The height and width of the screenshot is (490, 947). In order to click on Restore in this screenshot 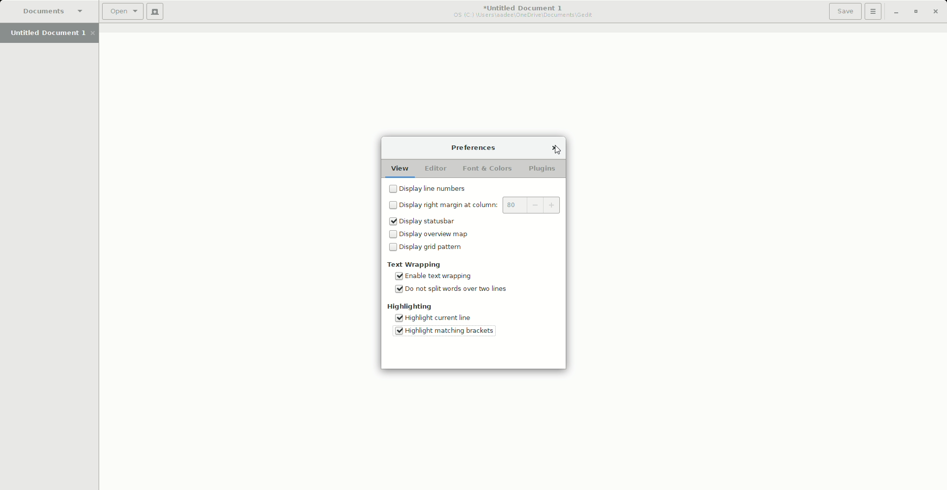, I will do `click(915, 11)`.